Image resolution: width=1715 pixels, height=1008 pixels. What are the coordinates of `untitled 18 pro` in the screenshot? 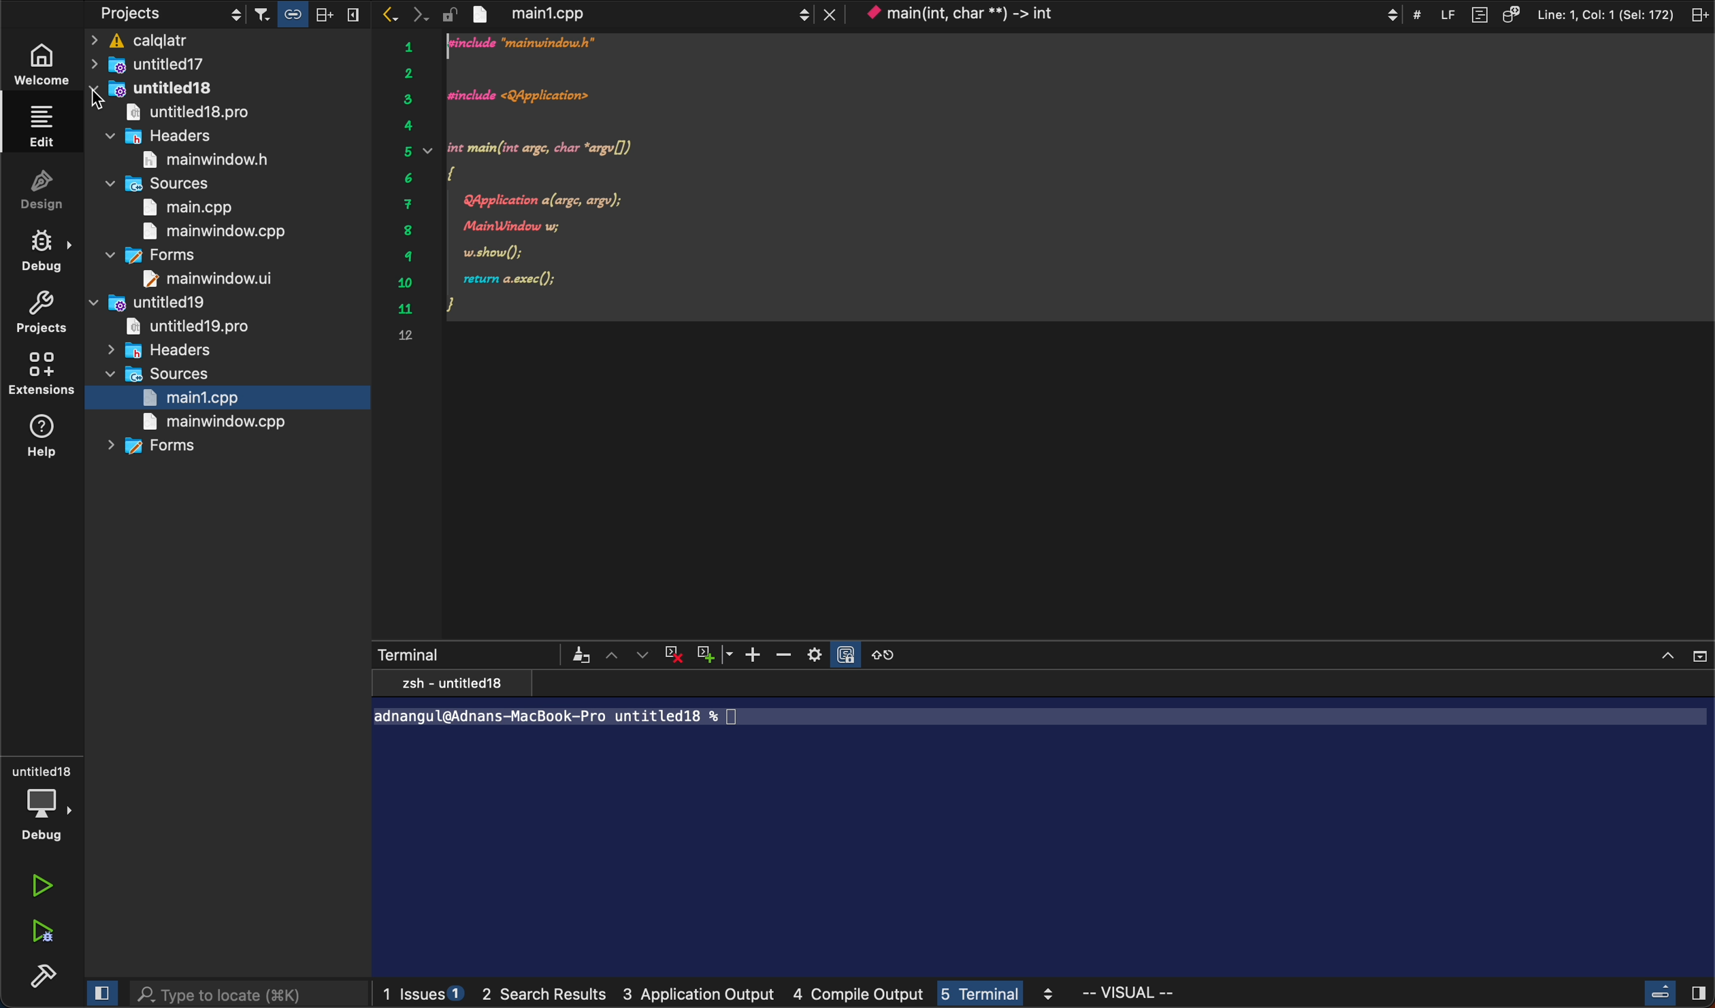 It's located at (195, 112).